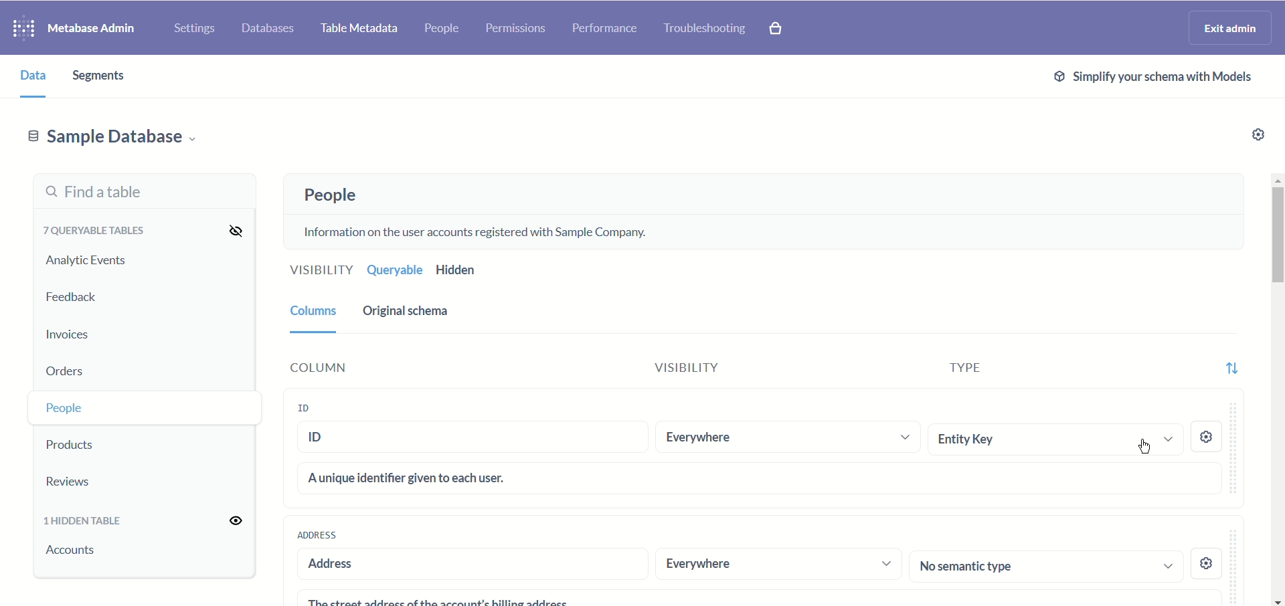  I want to click on Visibility, so click(318, 272).